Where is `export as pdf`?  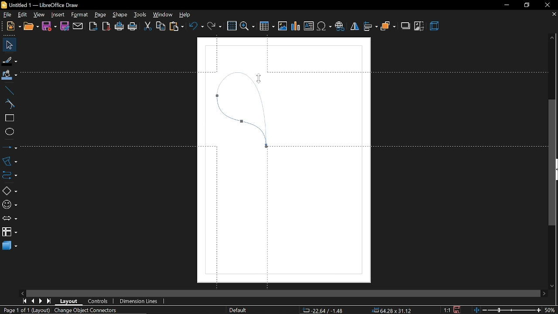
export as pdf is located at coordinates (106, 27).